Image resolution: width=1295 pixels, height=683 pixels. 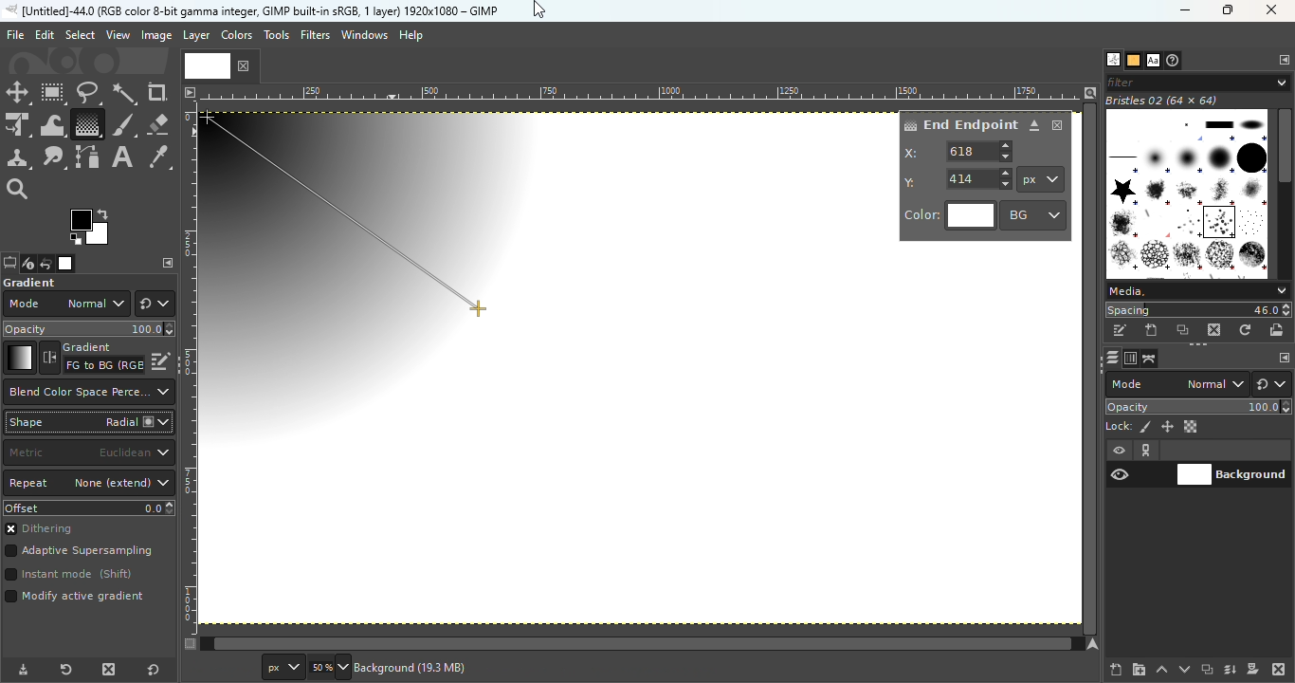 What do you see at coordinates (1232, 10) in the screenshot?
I see `Maximize` at bounding box center [1232, 10].